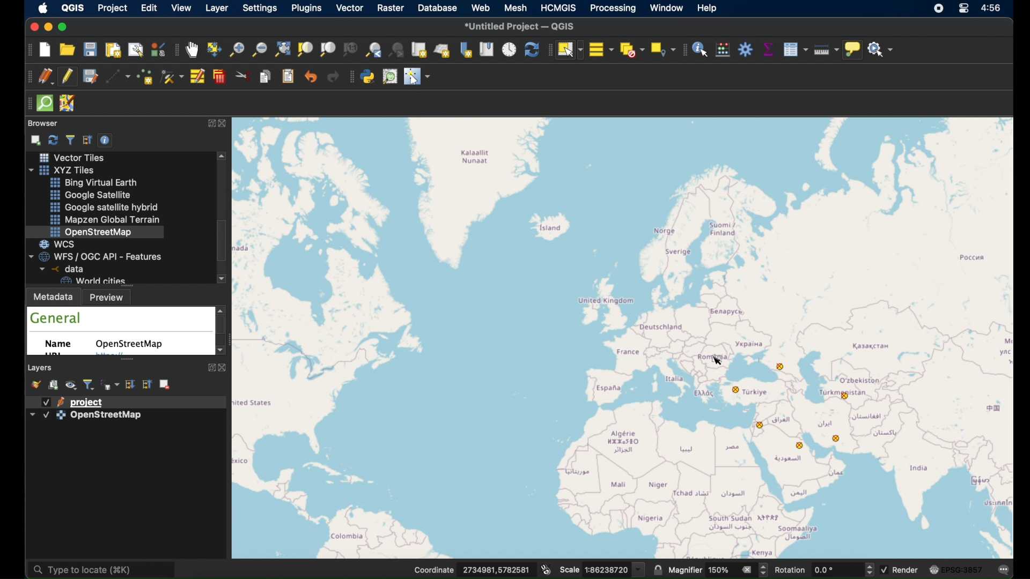 This screenshot has width=1030, height=579. Describe the element at coordinates (32, 26) in the screenshot. I see `close` at that location.